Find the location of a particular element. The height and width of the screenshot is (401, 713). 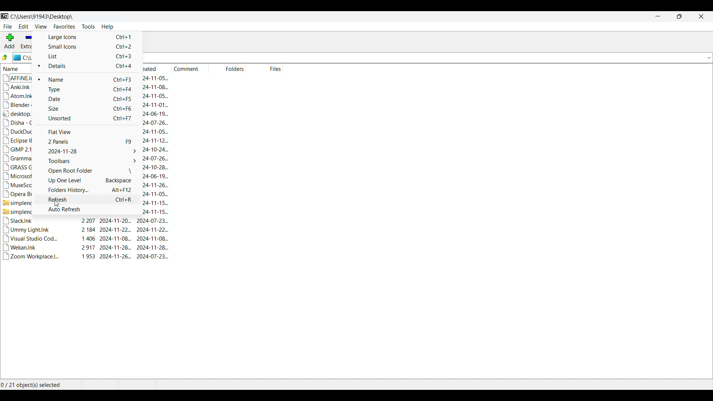

Flat view is located at coordinates (86, 132).